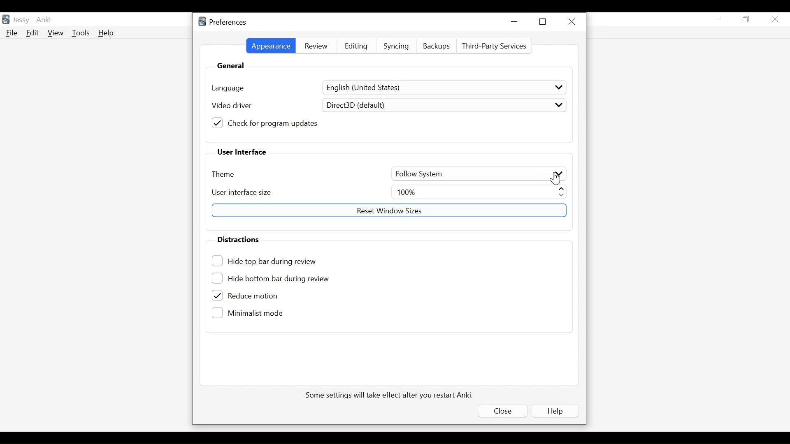 The height and width of the screenshot is (444, 790). What do you see at coordinates (272, 279) in the screenshot?
I see `Hide bottom bar during review` at bounding box center [272, 279].